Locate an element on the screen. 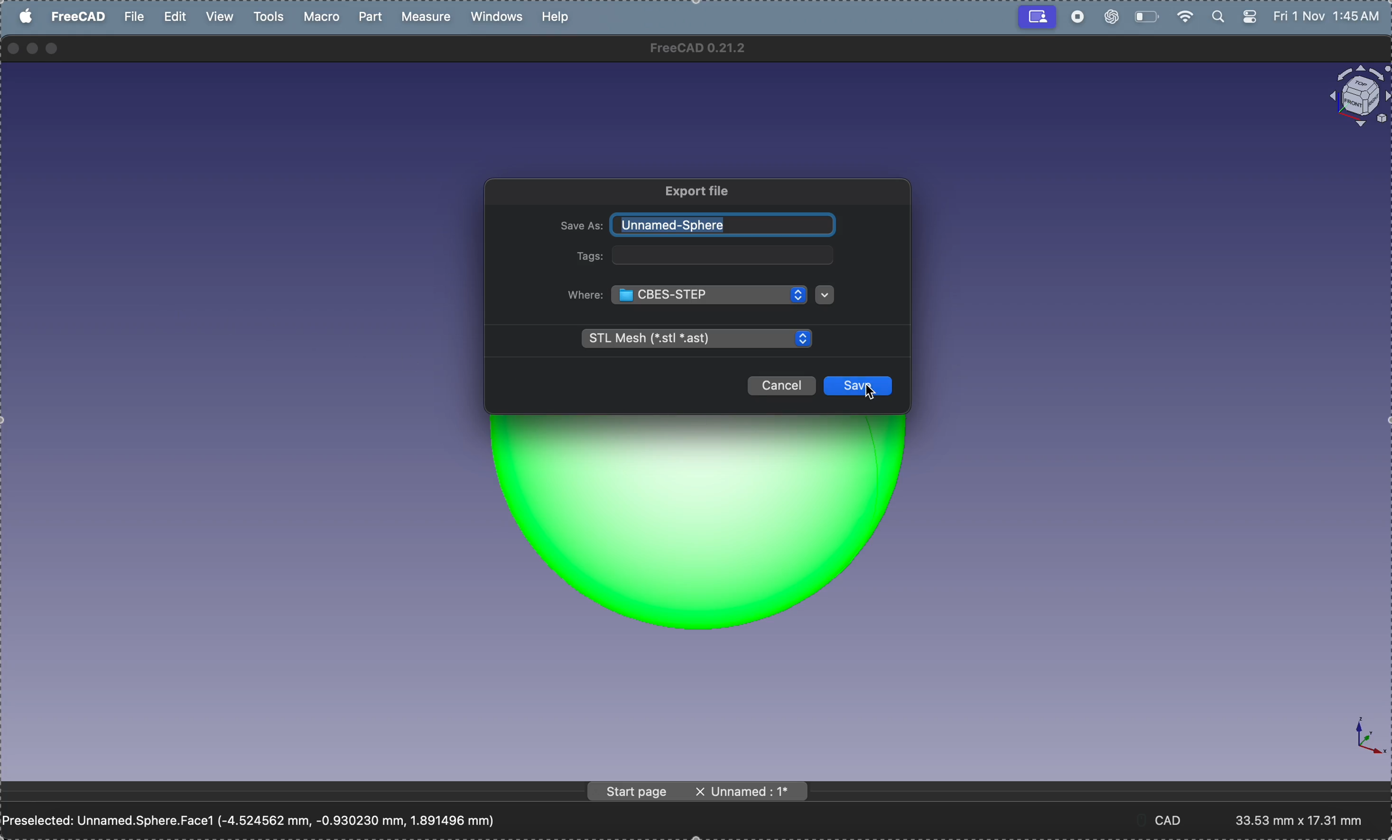  STL MESH(*STL.ast) is located at coordinates (695, 339).